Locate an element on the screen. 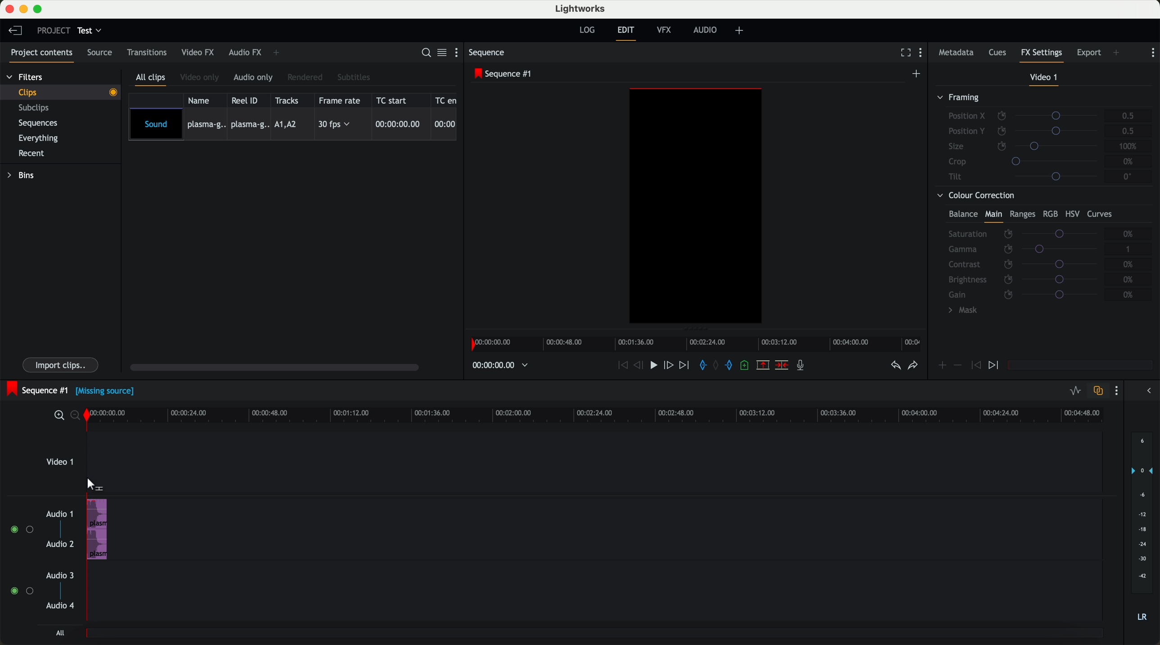 This screenshot has height=645, width=1160. tracks is located at coordinates (289, 100).